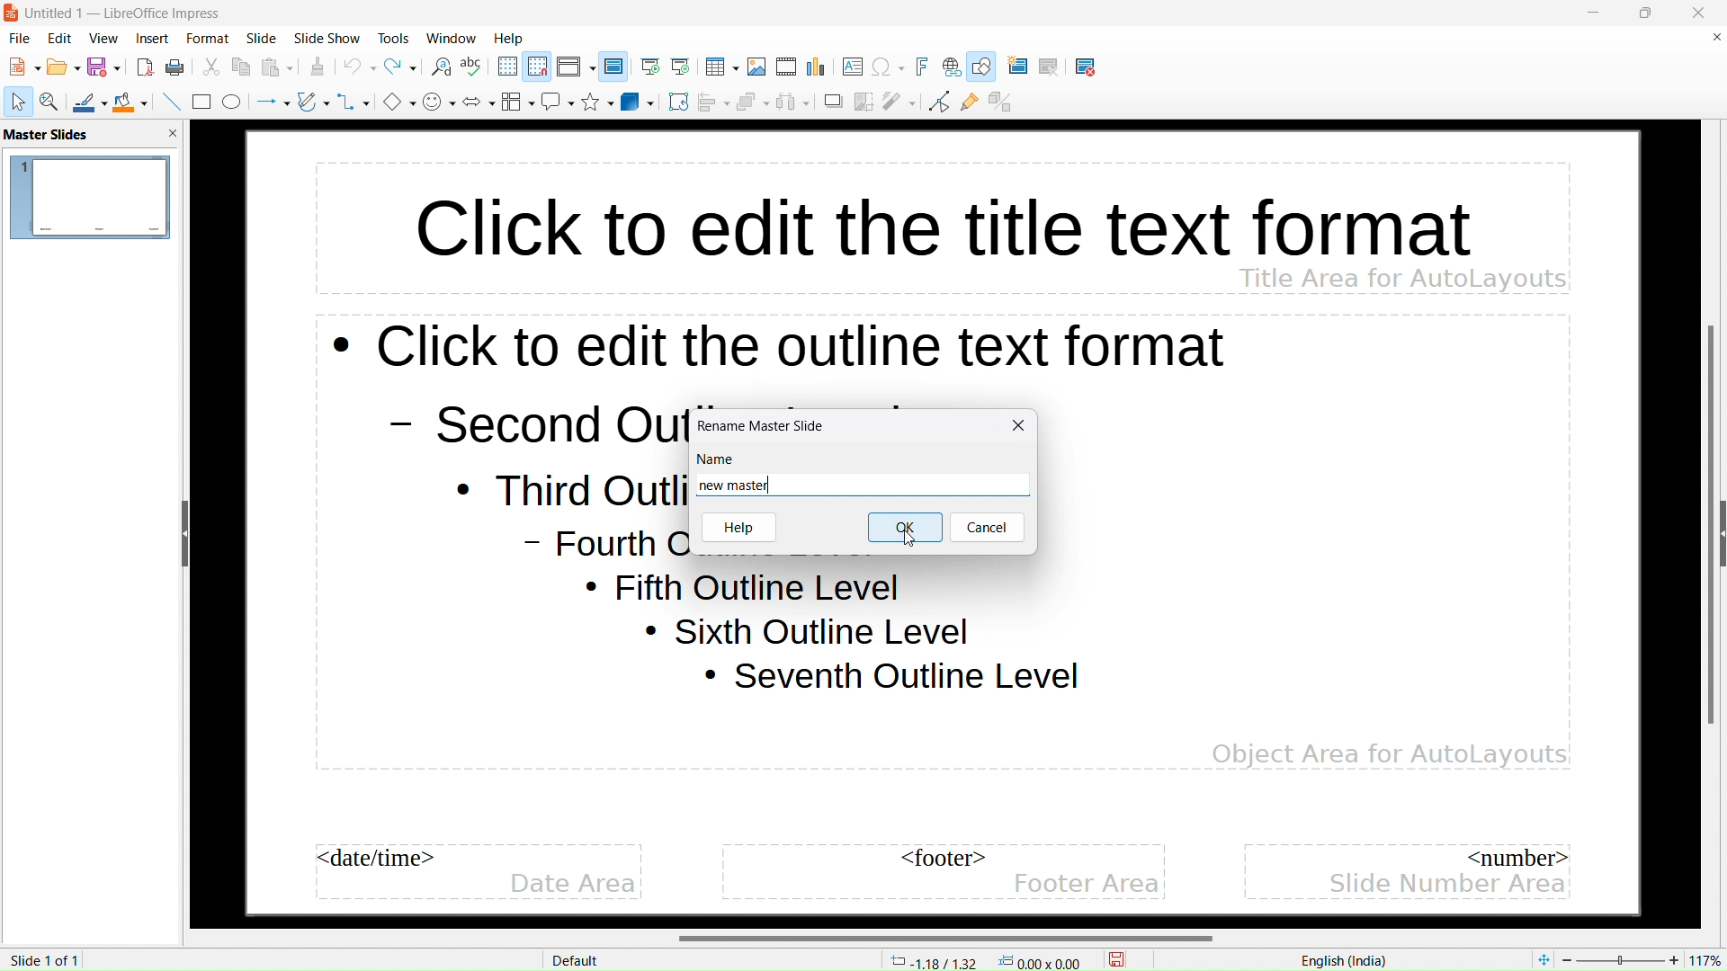 The image size is (1727, 971). Describe the element at coordinates (1674, 958) in the screenshot. I see `zoom in` at that location.